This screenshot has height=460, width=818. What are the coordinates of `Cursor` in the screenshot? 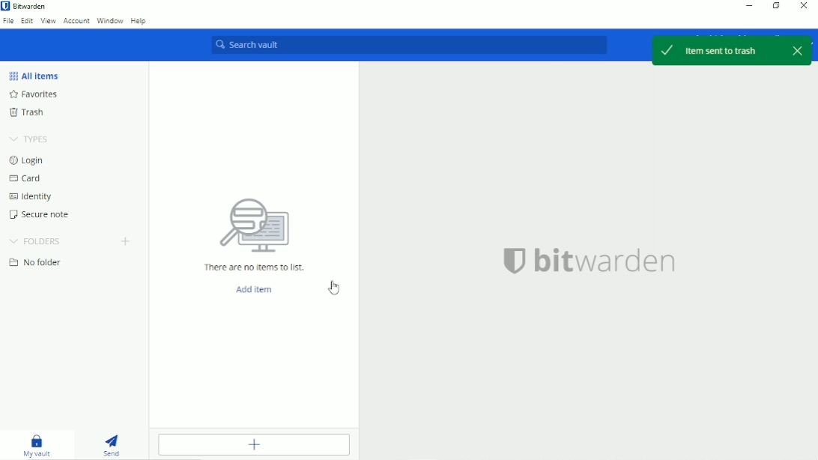 It's located at (335, 288).